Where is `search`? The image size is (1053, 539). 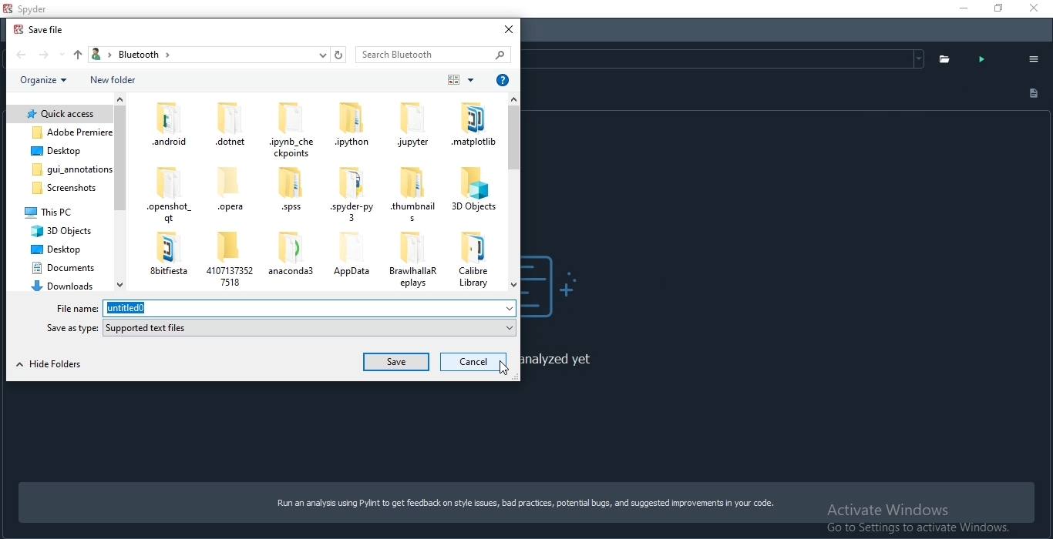 search is located at coordinates (431, 55).